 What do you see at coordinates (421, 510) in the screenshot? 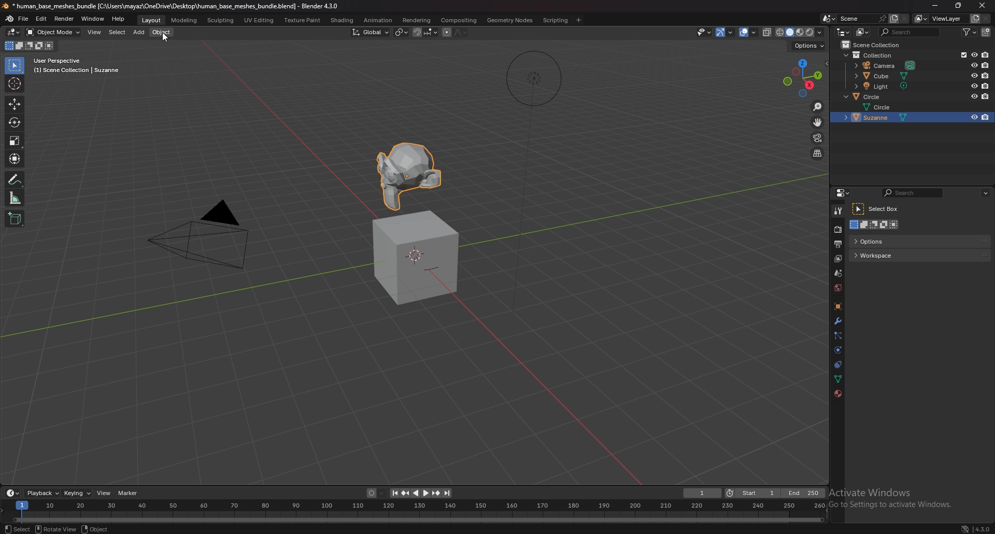
I see `seek` at bounding box center [421, 510].